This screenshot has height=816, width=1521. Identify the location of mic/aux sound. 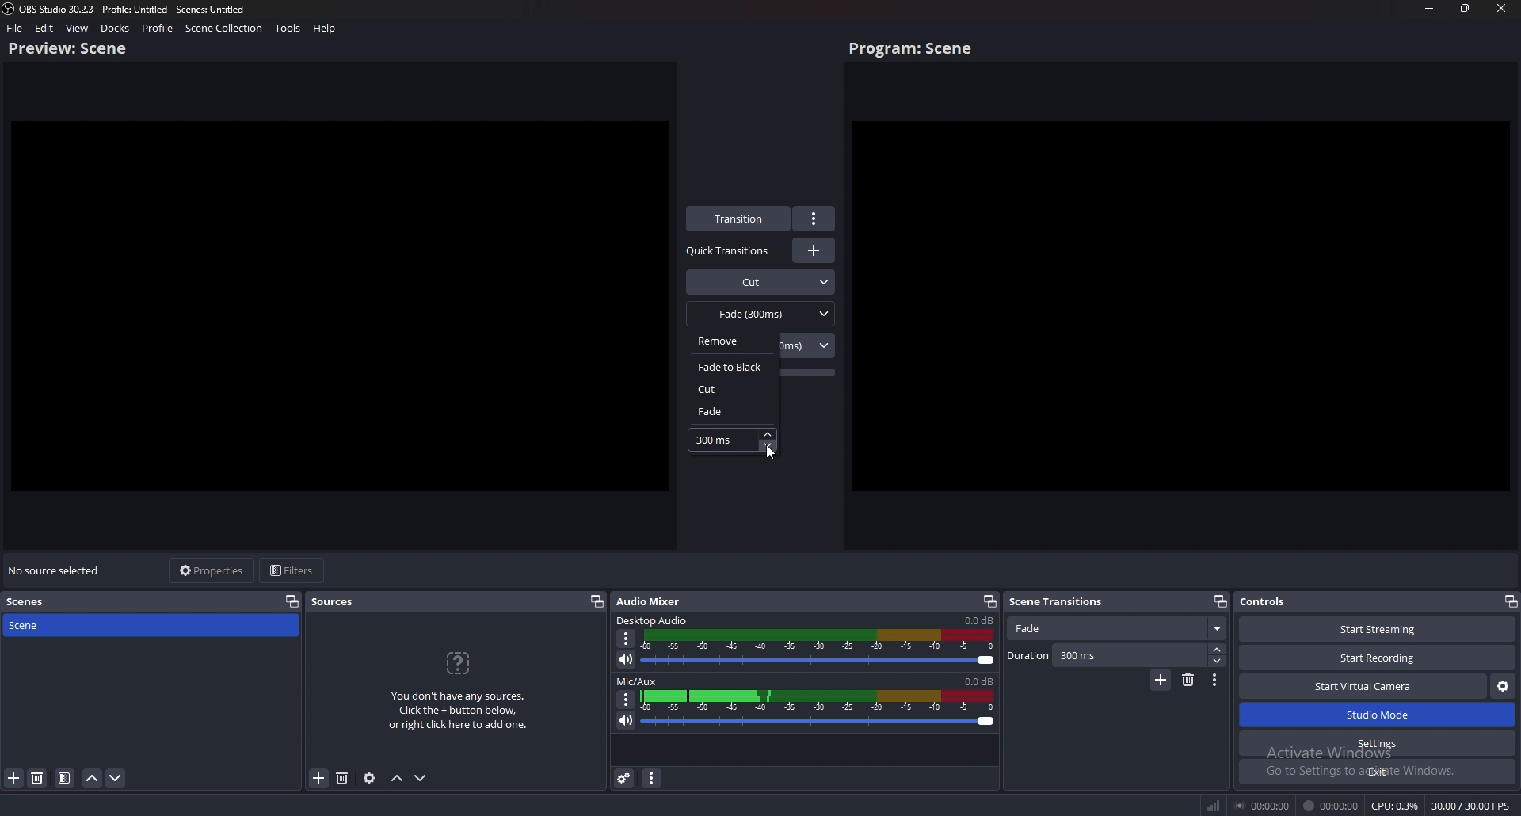
(978, 681).